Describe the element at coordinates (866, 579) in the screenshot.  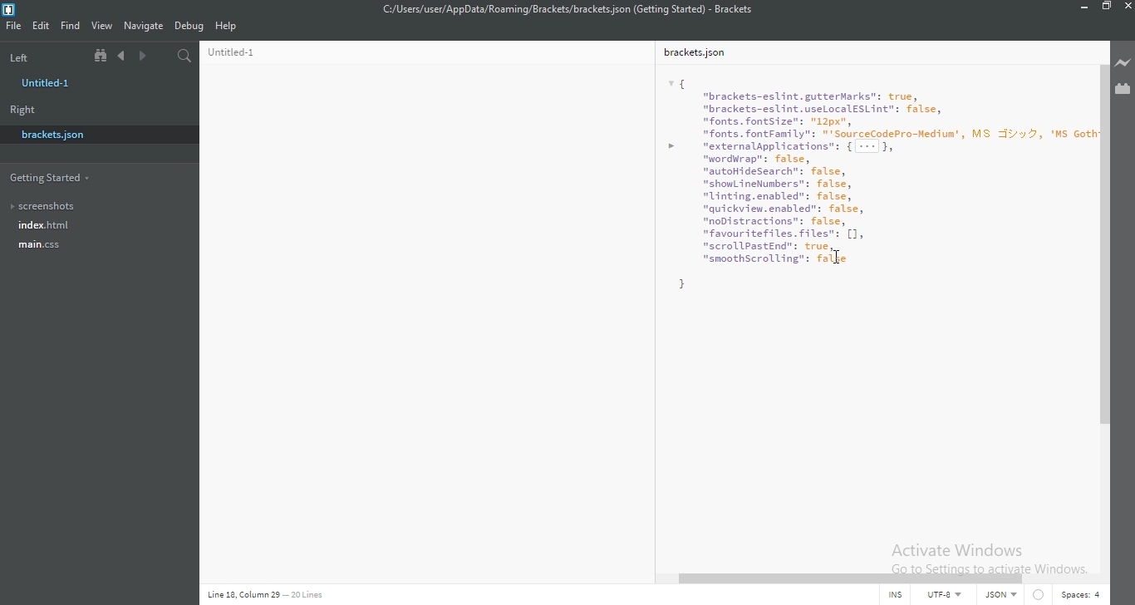
I see `scroll bar` at that location.